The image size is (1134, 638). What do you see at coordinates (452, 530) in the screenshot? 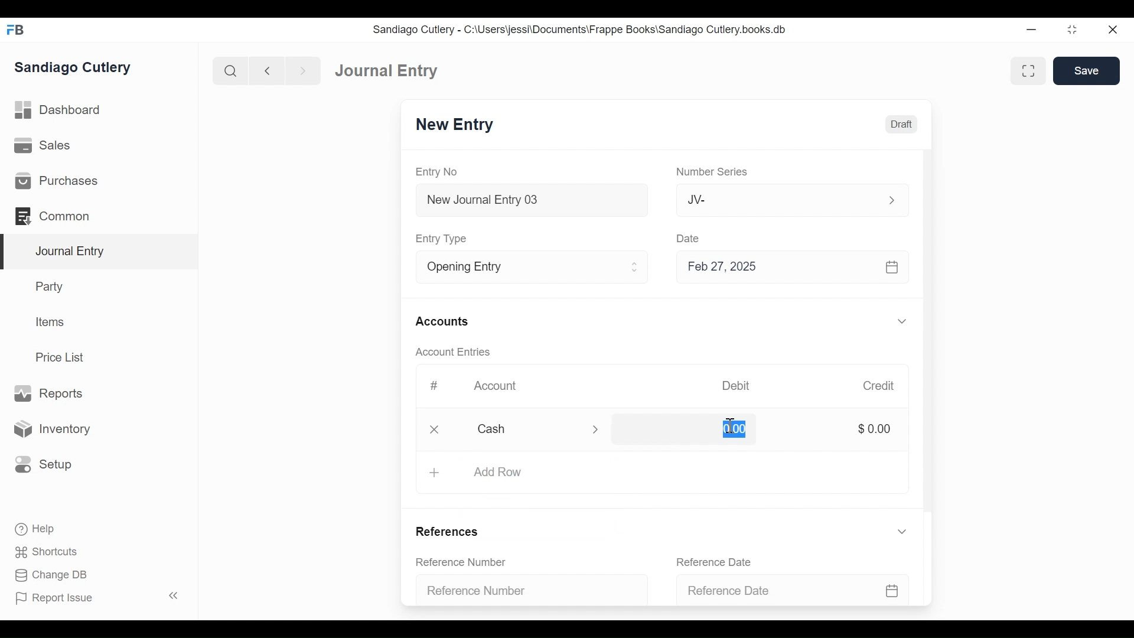
I see `References` at bounding box center [452, 530].